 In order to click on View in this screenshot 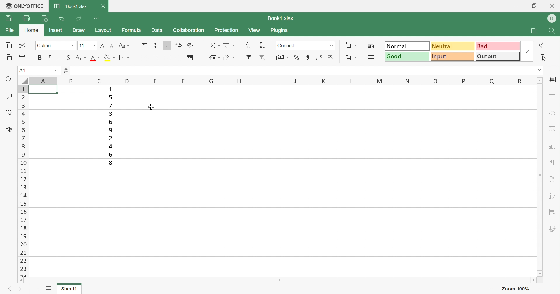, I will do `click(254, 31)`.